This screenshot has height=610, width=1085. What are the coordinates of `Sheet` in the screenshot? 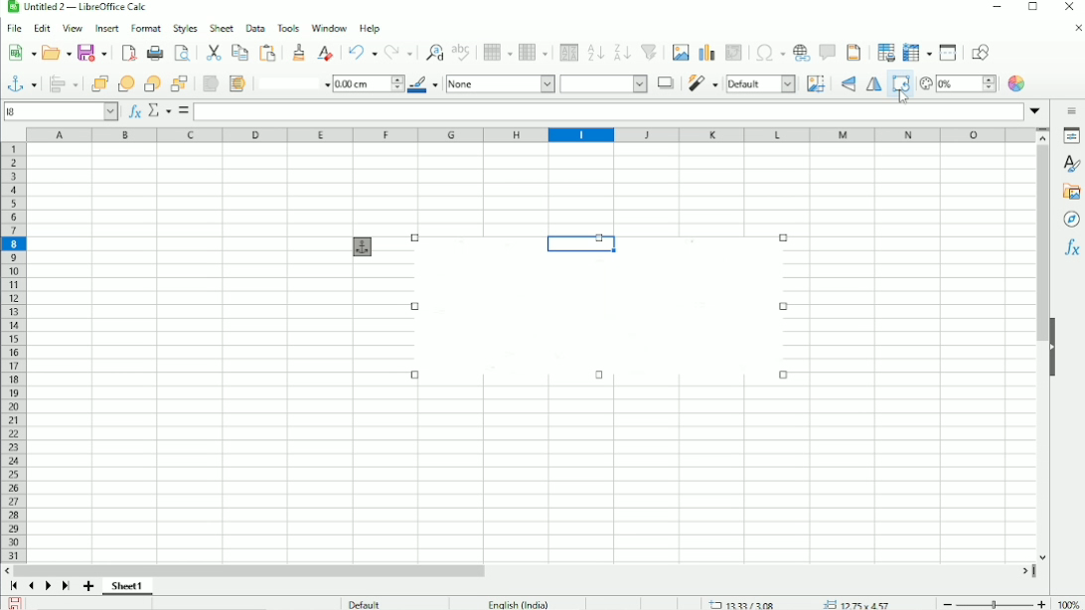 It's located at (221, 28).